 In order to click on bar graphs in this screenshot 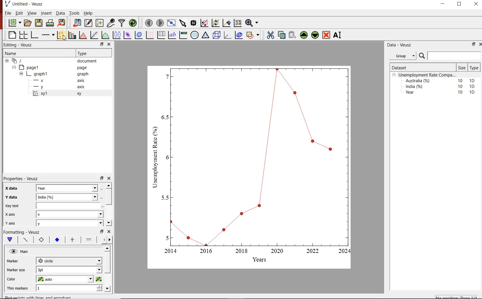, I will do `click(71, 35)`.